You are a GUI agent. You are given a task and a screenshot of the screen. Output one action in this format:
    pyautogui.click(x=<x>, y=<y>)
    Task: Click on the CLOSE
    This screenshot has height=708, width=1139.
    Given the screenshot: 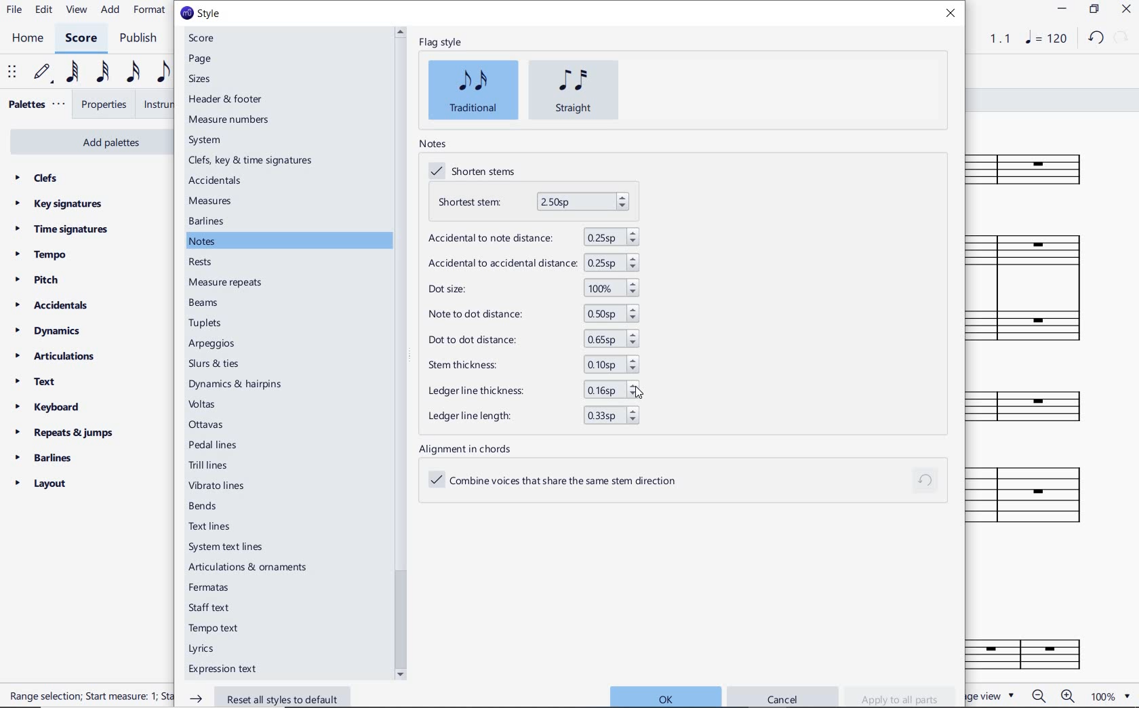 What is the action you would take?
    pyautogui.click(x=1126, y=10)
    